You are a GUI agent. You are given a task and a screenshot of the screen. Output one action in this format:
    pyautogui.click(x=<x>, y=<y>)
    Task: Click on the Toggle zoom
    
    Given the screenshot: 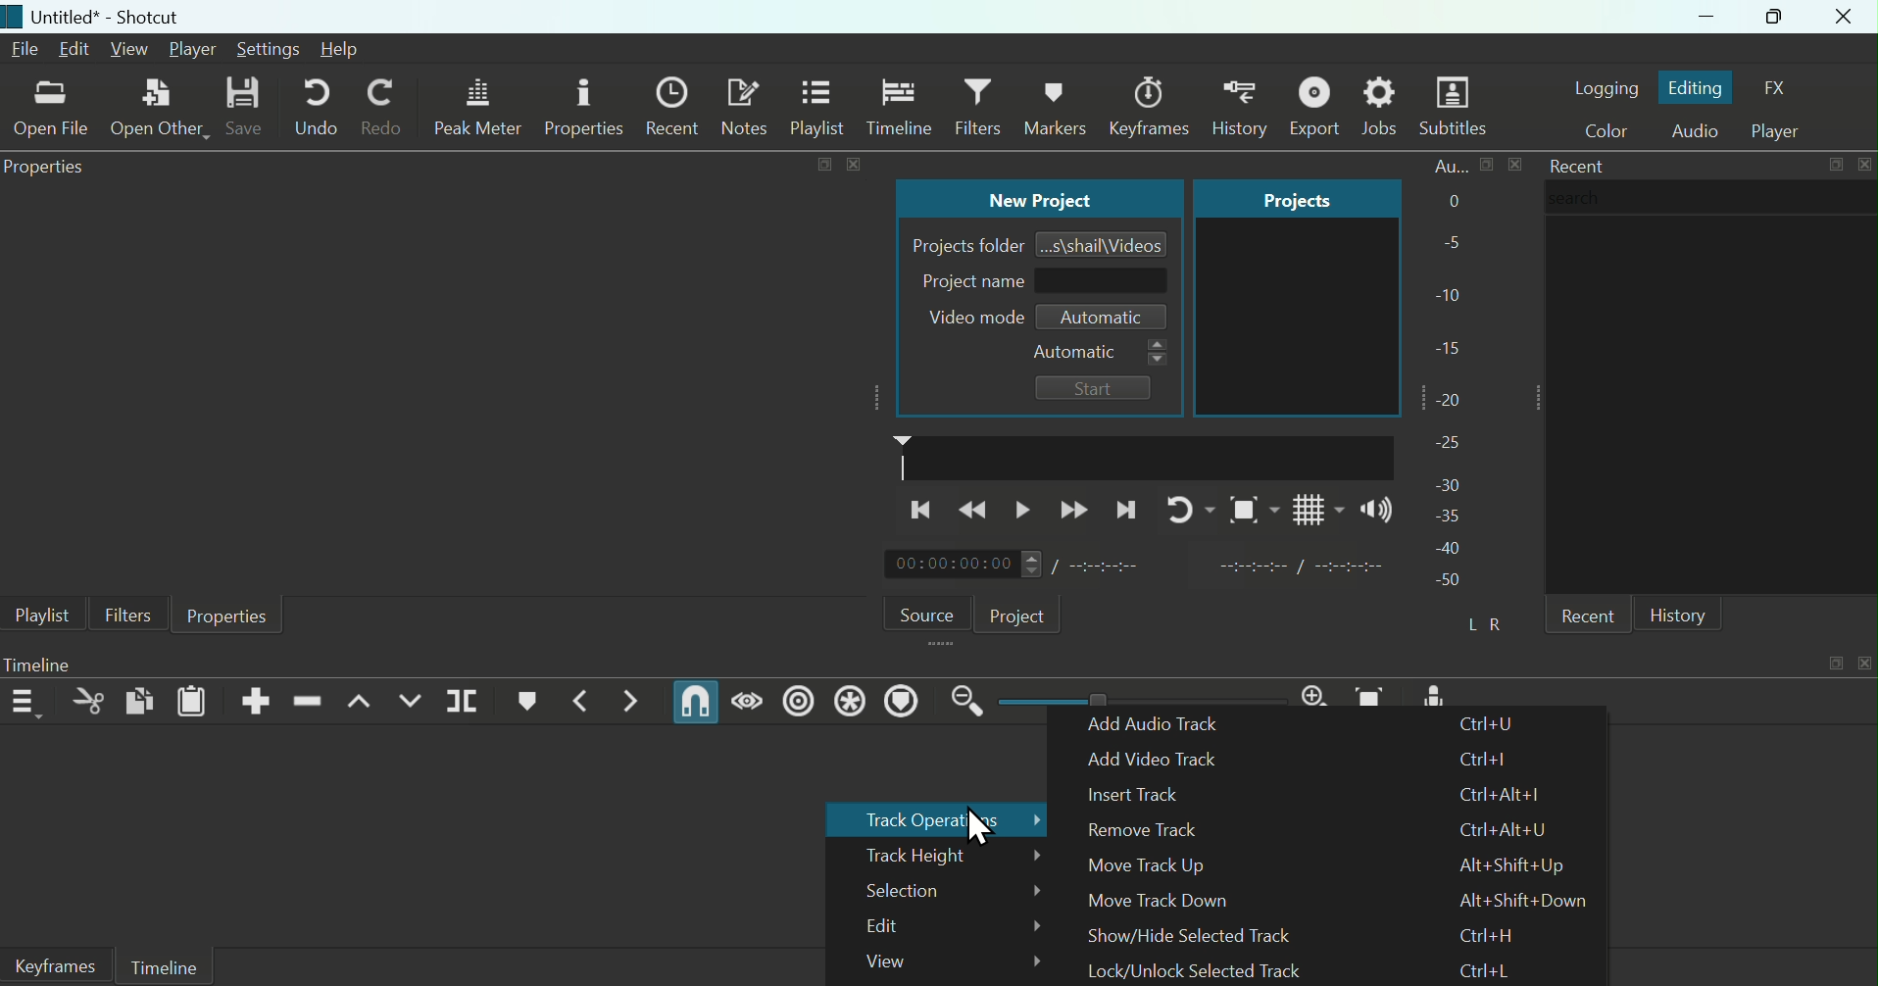 What is the action you would take?
    pyautogui.click(x=1246, y=510)
    